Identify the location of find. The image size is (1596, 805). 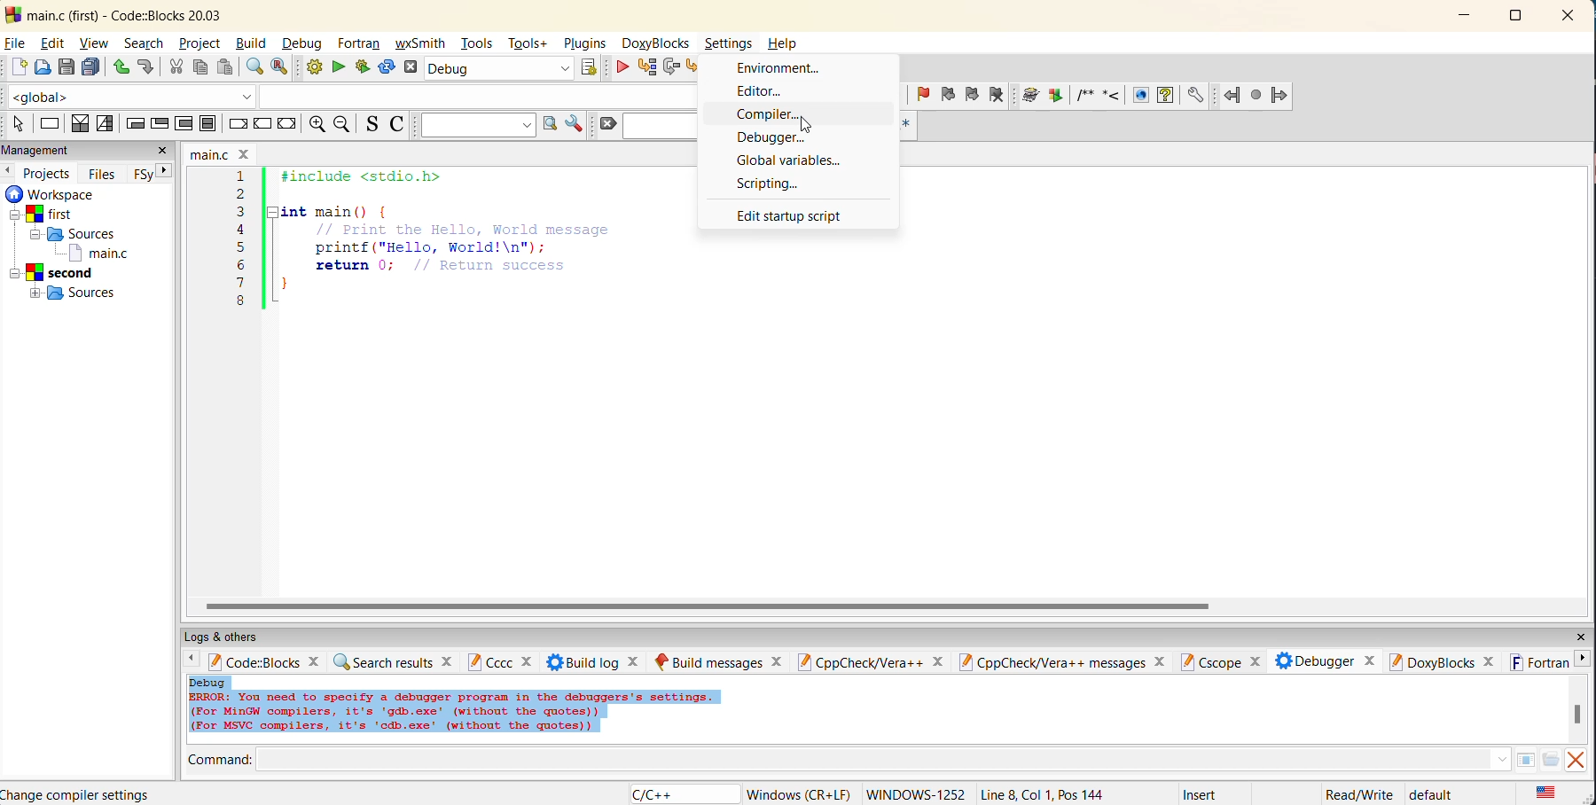
(254, 69).